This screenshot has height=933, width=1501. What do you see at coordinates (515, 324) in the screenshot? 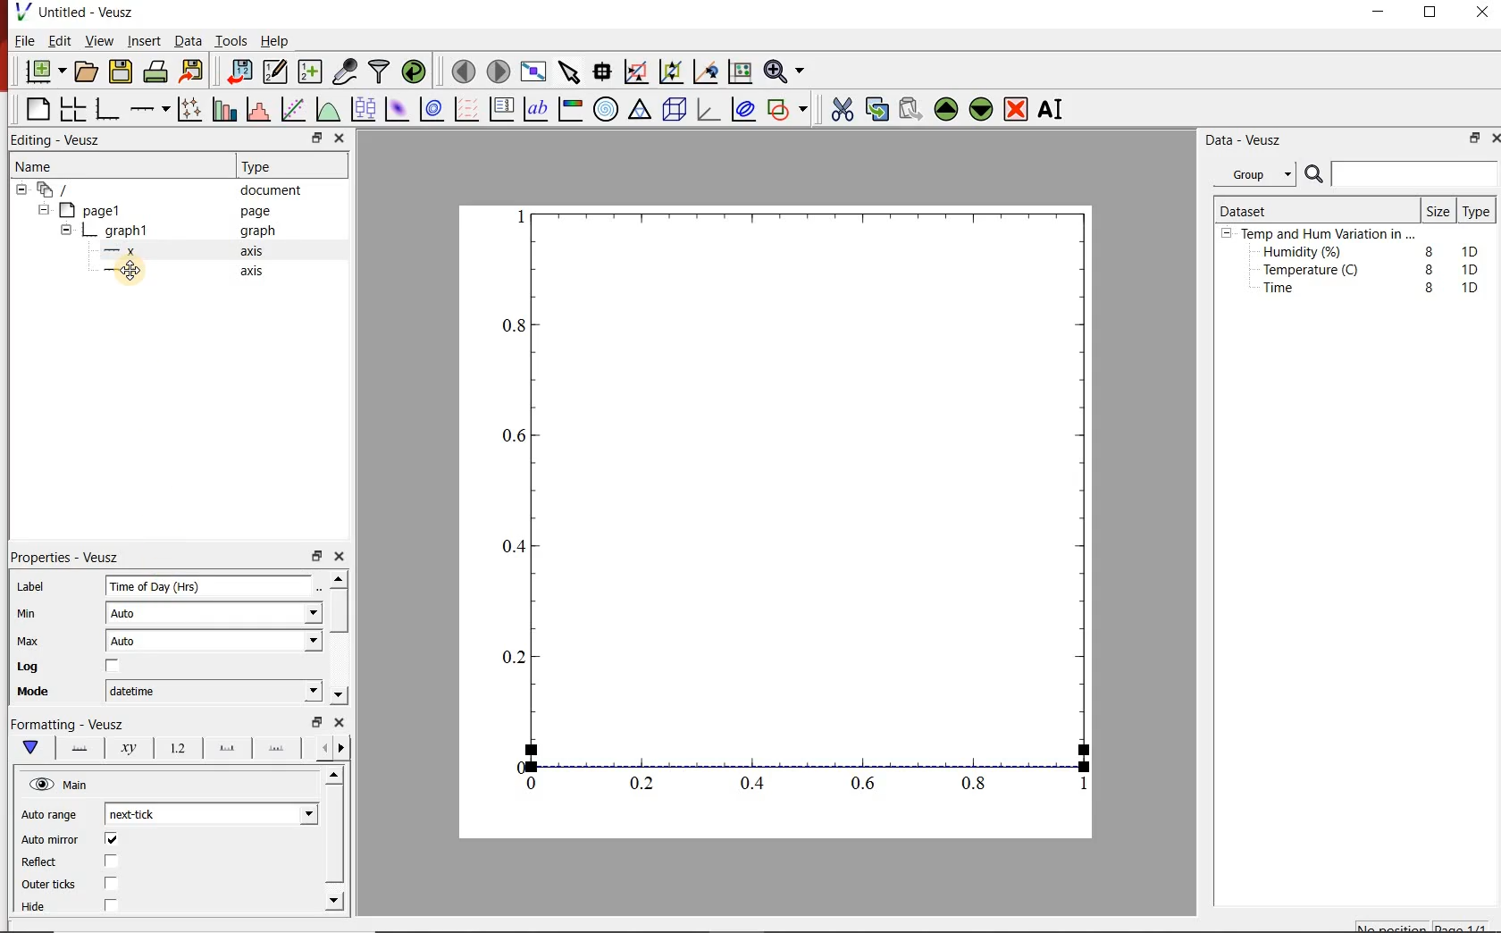
I see `0.8` at bounding box center [515, 324].